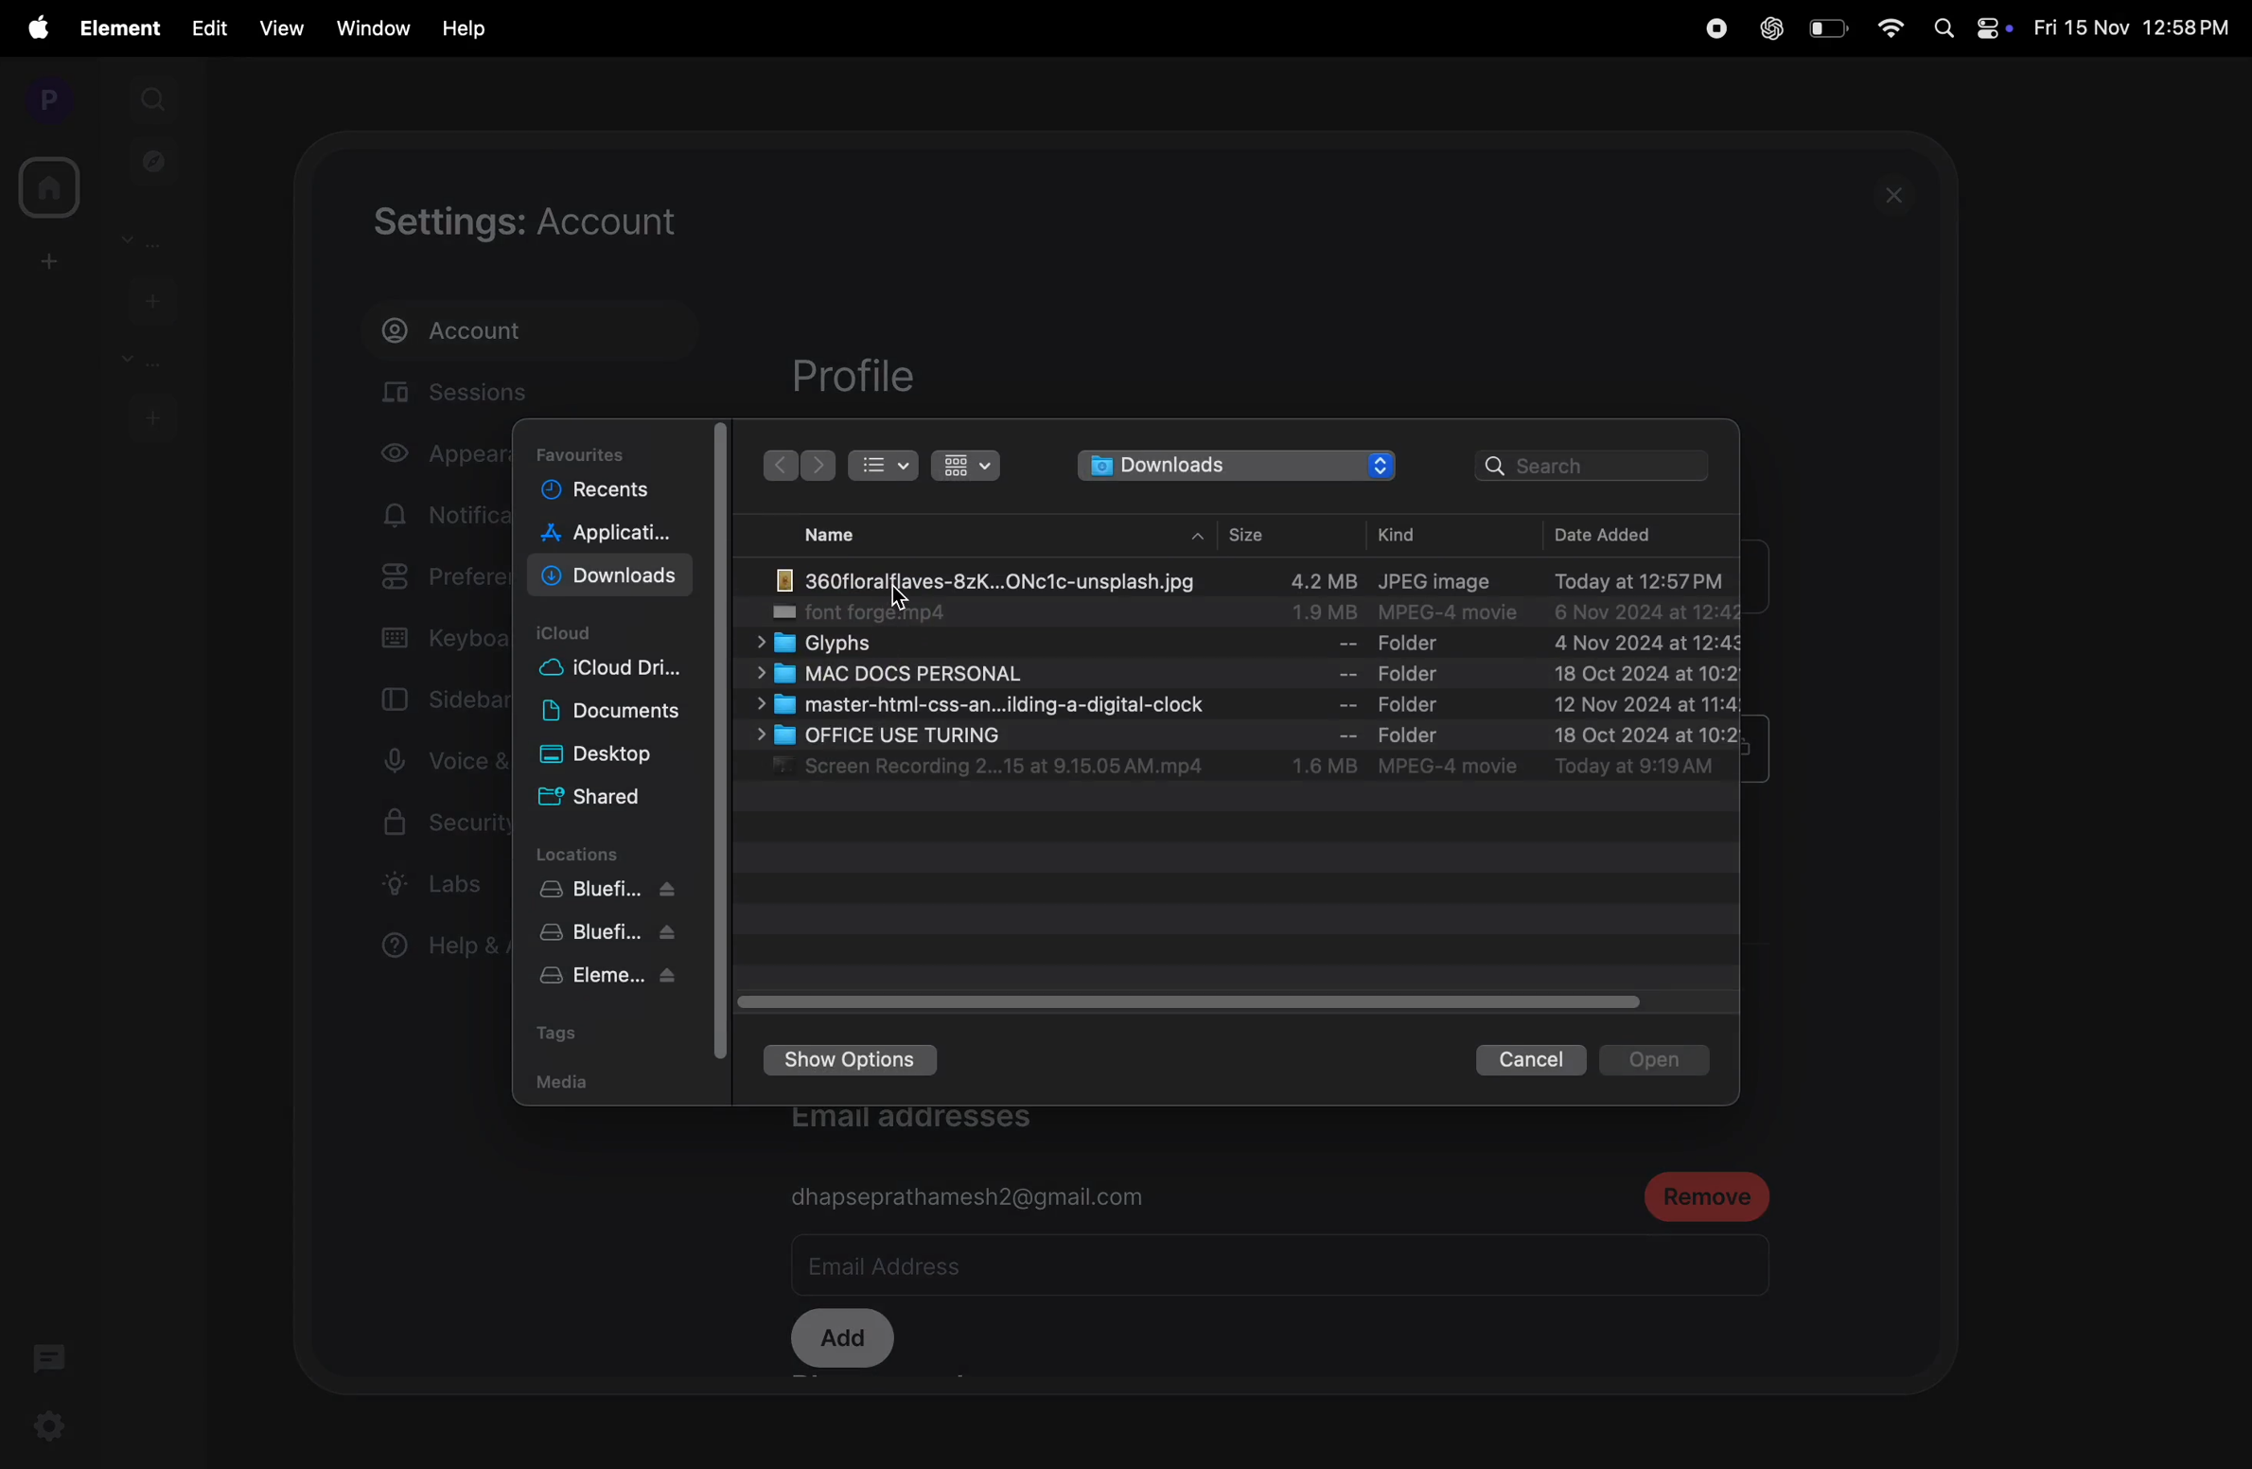 The height and width of the screenshot is (1469, 2252). I want to click on add, so click(44, 260).